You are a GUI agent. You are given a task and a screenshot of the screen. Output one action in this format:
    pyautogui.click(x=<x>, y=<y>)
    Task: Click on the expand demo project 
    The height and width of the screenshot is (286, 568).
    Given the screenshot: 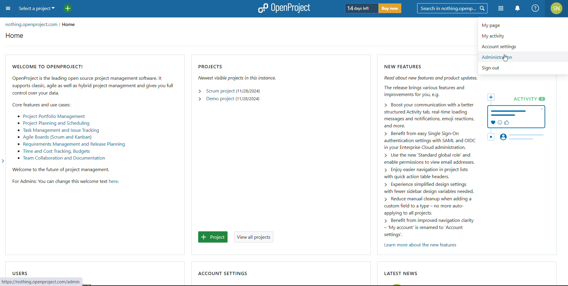 What is the action you would take?
    pyautogui.click(x=199, y=99)
    